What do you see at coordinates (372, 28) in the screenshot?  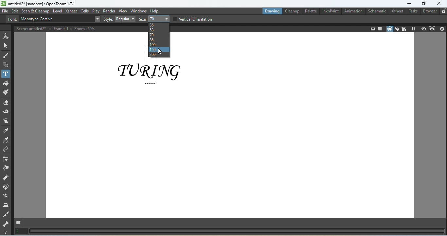 I see `Field guide` at bounding box center [372, 28].